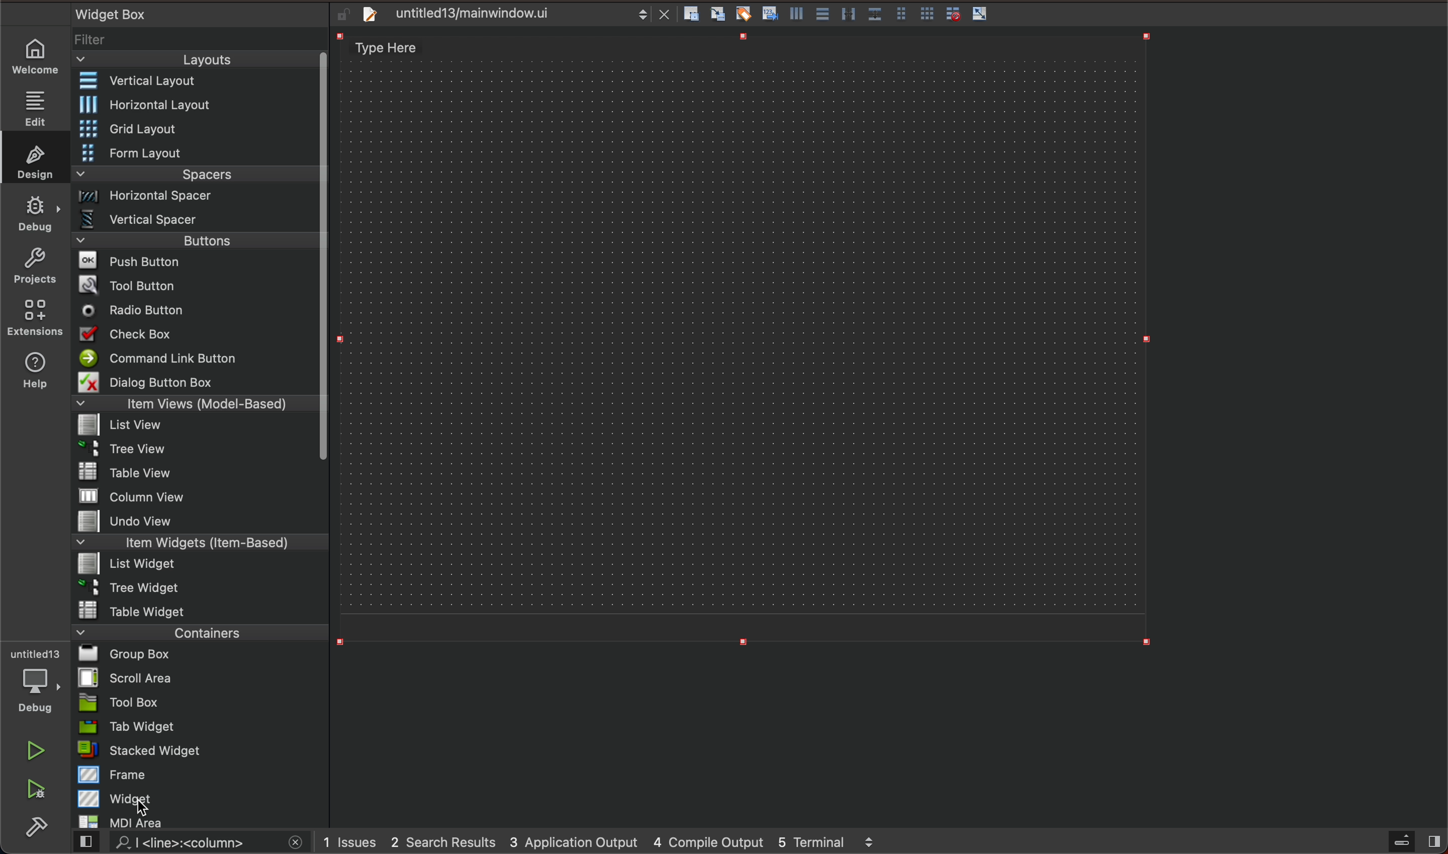 The image size is (1448, 854). What do you see at coordinates (37, 265) in the screenshot?
I see `projects` at bounding box center [37, 265].